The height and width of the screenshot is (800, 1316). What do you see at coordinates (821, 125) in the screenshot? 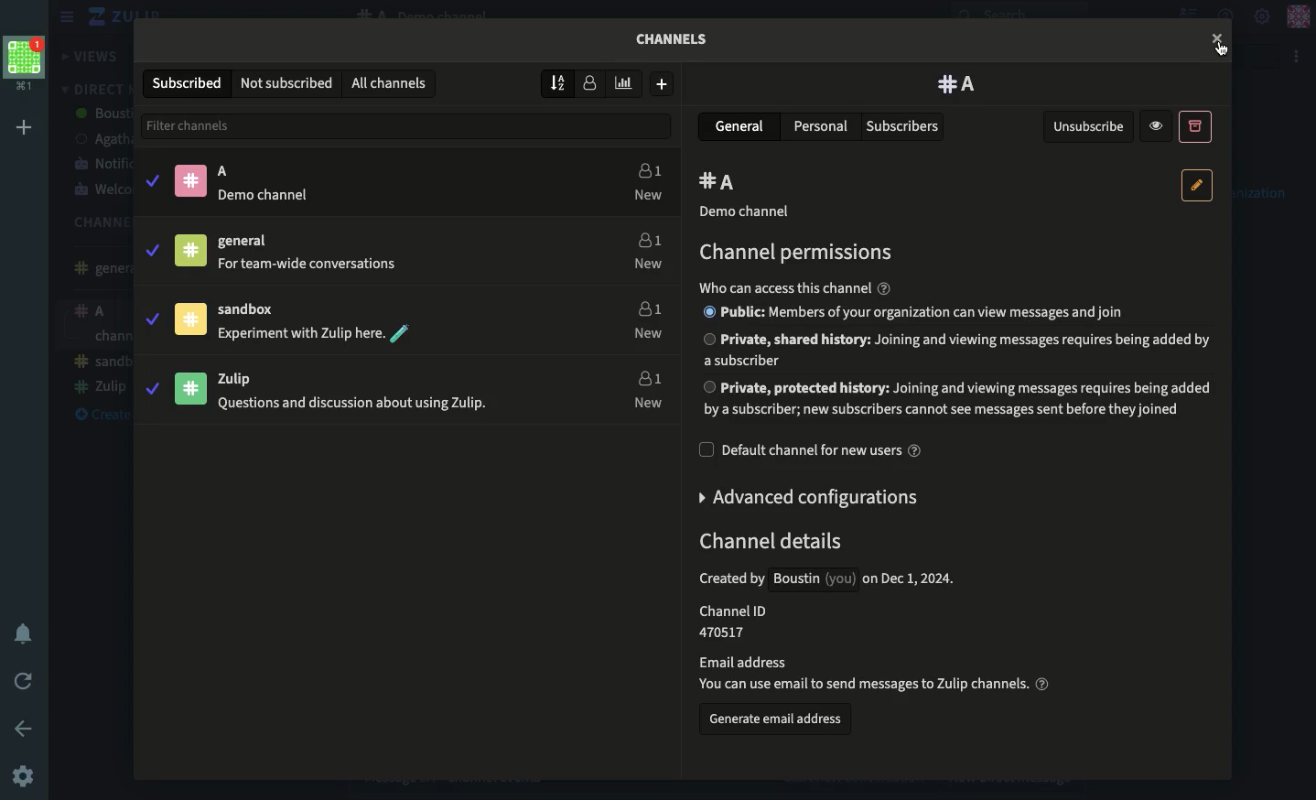
I see `Personal` at bounding box center [821, 125].